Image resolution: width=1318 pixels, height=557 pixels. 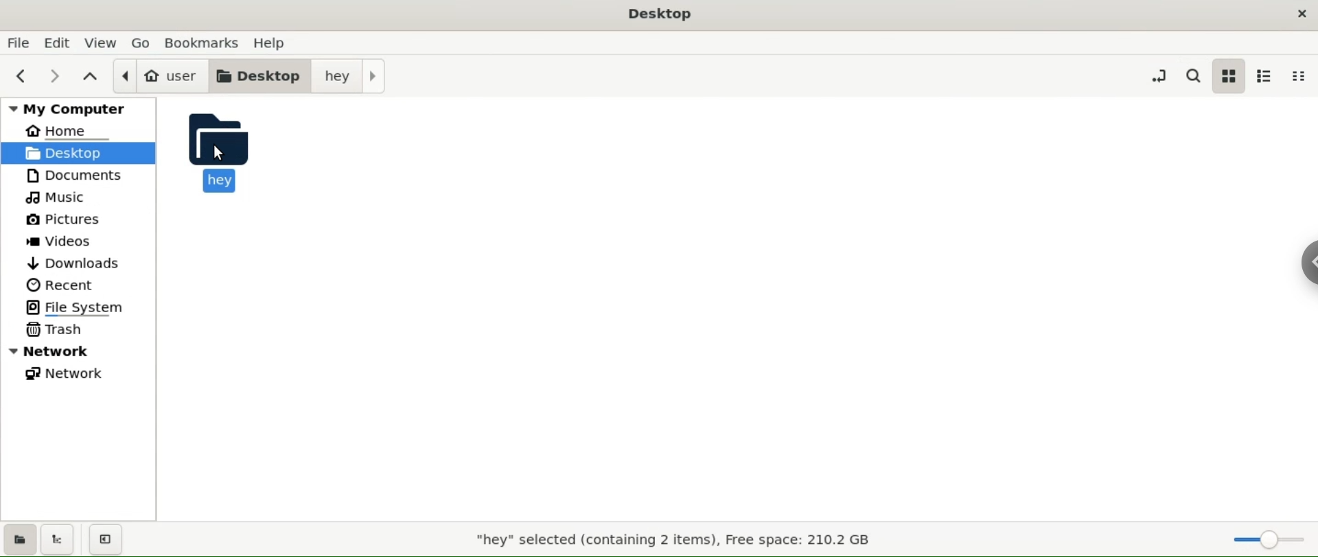 I want to click on my computer, so click(x=81, y=110).